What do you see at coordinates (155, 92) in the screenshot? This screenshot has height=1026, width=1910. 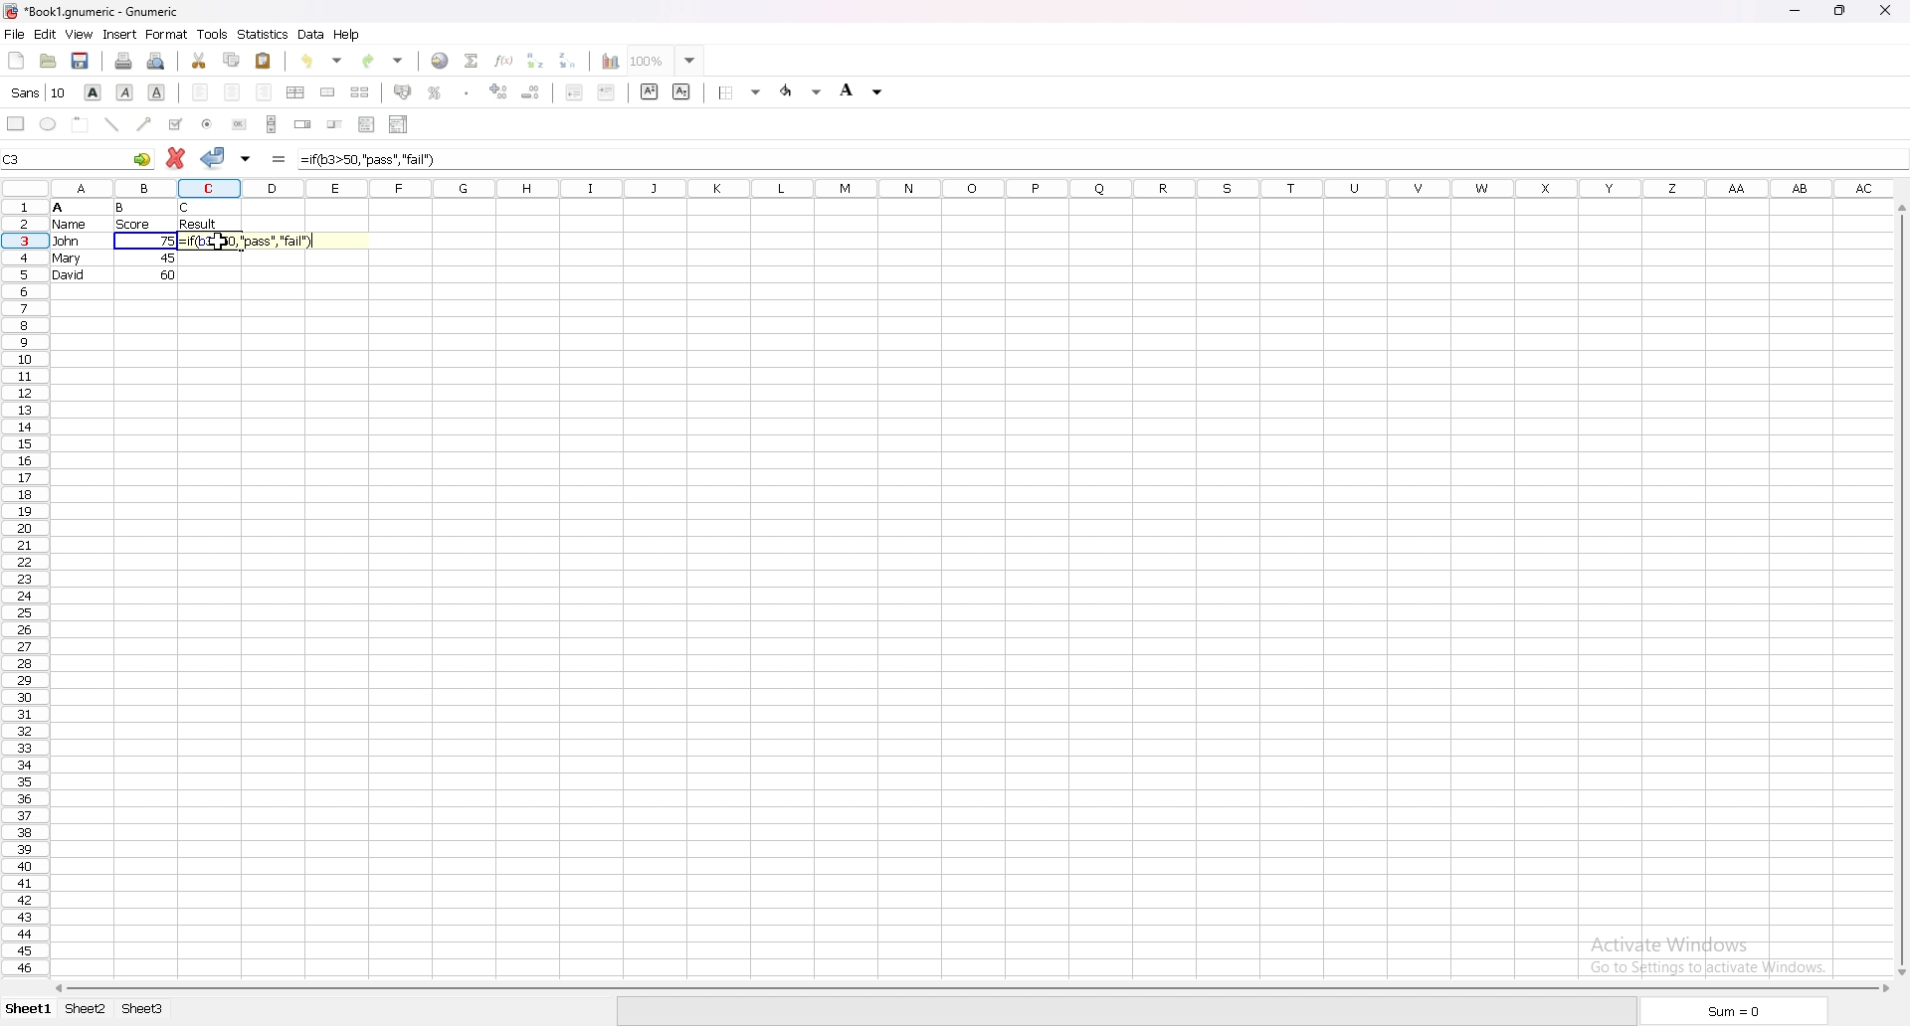 I see `underline` at bounding box center [155, 92].